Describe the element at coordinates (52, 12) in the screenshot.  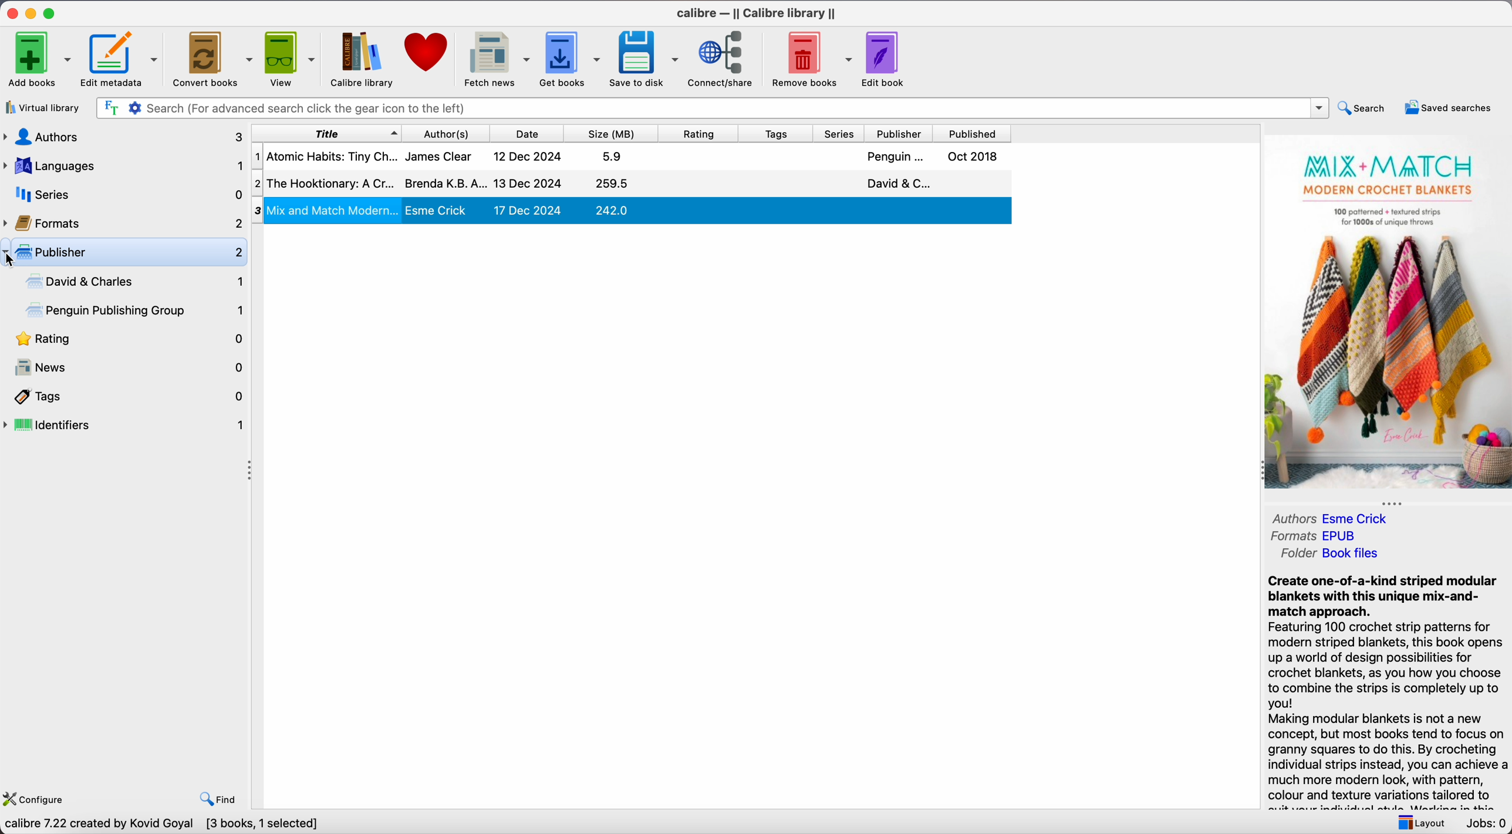
I see `maximize` at that location.